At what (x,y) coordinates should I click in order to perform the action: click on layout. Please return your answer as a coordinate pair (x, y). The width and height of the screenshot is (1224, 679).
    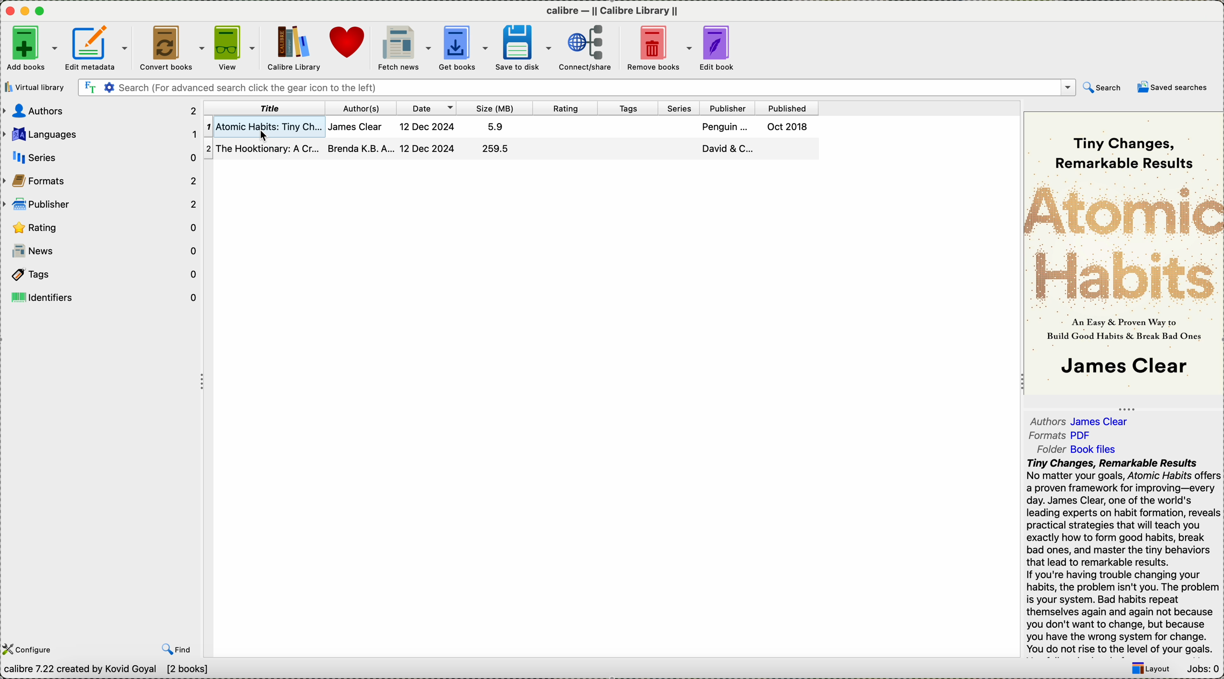
    Looking at the image, I should click on (1150, 669).